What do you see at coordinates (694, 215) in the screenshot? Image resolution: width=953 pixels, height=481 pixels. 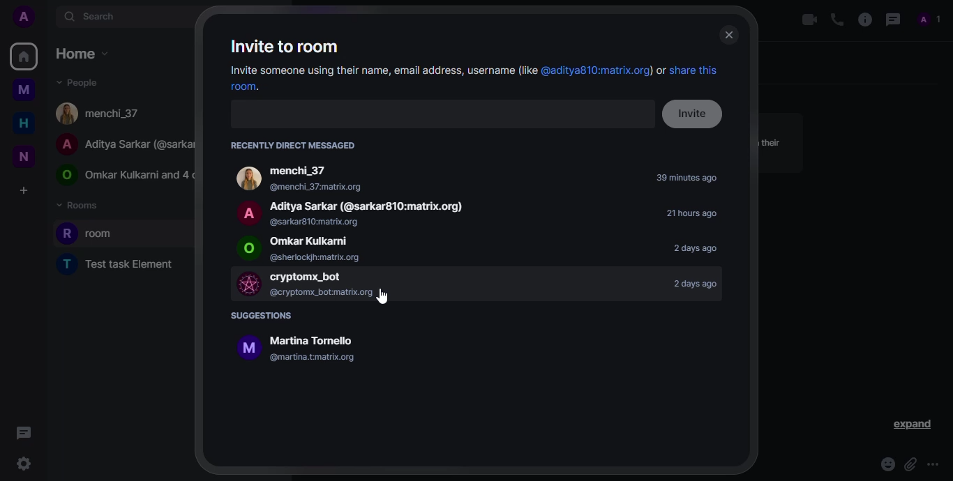 I see `21 hours ago` at bounding box center [694, 215].